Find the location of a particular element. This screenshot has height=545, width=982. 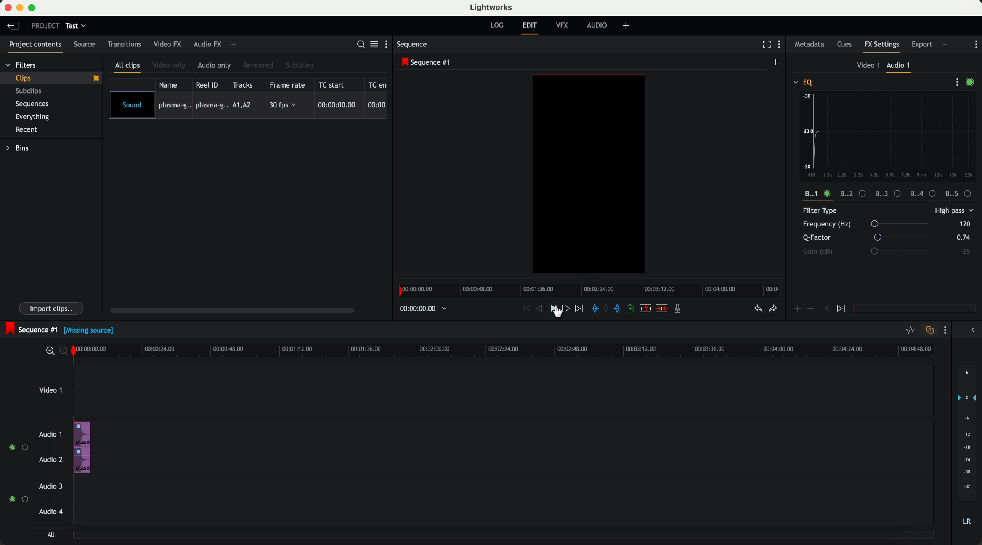

frequency (Hz) is located at coordinates (869, 225).